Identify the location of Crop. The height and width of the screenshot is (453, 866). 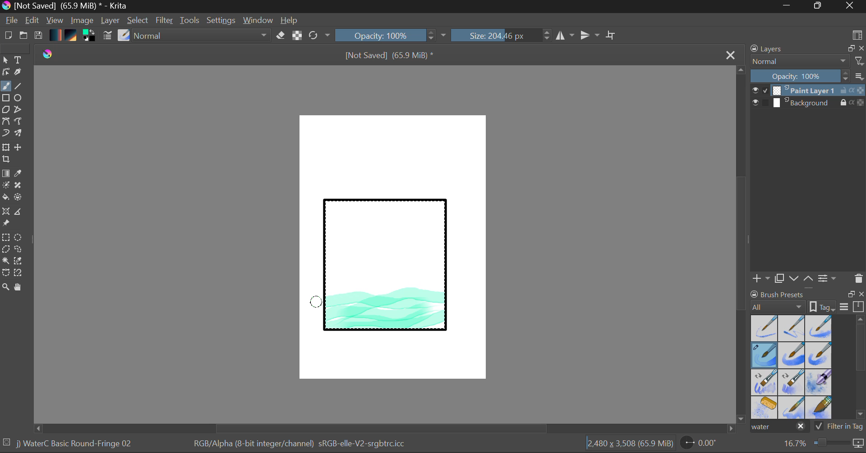
(612, 35).